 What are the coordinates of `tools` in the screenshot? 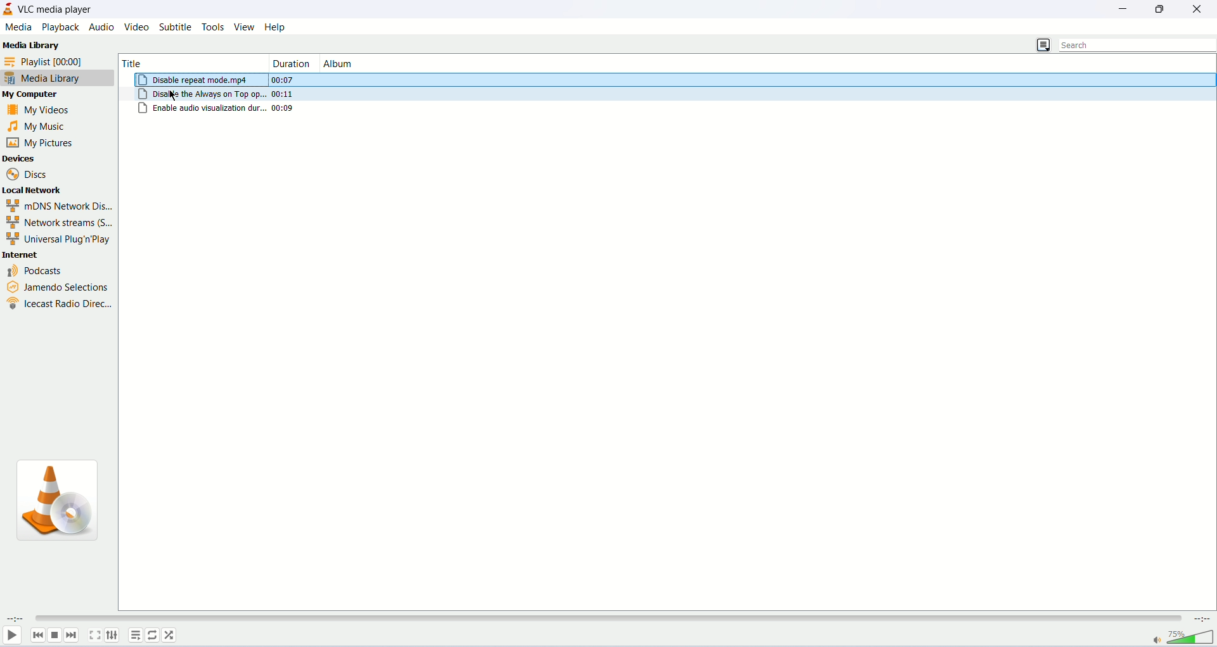 It's located at (214, 27).